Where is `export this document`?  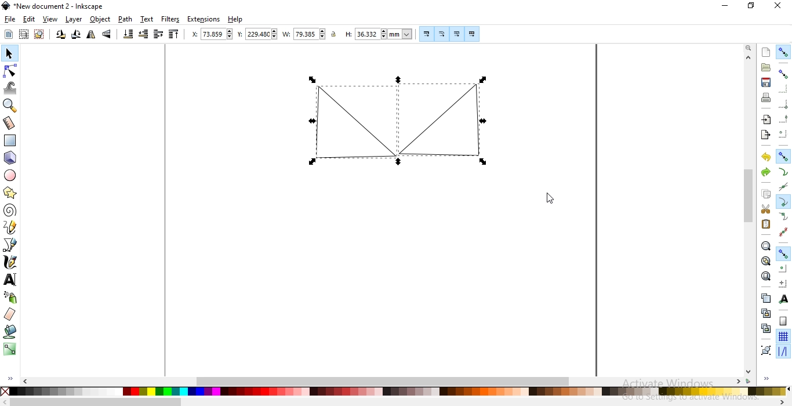 export this document is located at coordinates (765, 134).